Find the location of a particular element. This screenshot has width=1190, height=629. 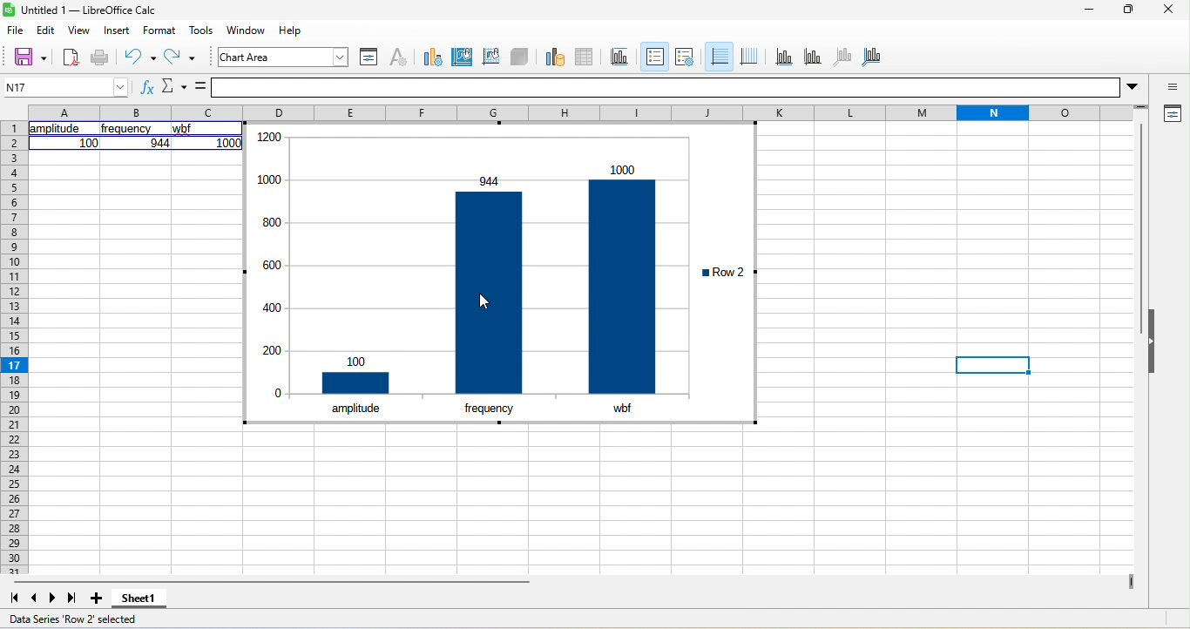

redo is located at coordinates (181, 57).